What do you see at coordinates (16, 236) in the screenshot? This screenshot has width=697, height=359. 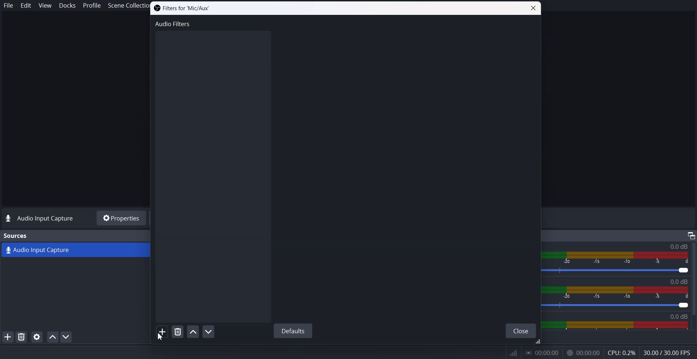 I see `Text` at bounding box center [16, 236].